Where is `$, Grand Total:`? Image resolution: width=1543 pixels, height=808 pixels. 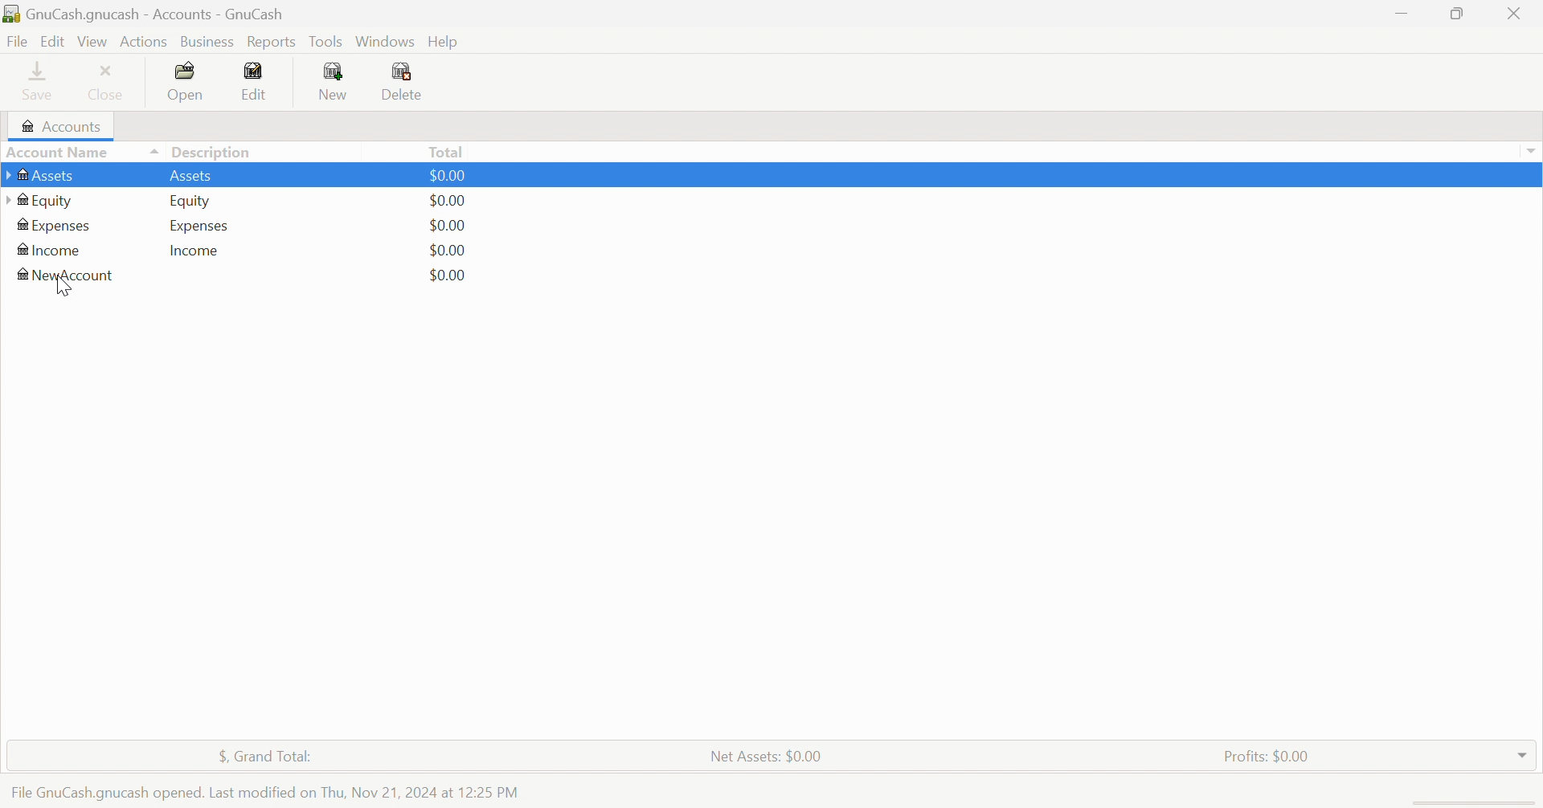 $, Grand Total: is located at coordinates (264, 756).